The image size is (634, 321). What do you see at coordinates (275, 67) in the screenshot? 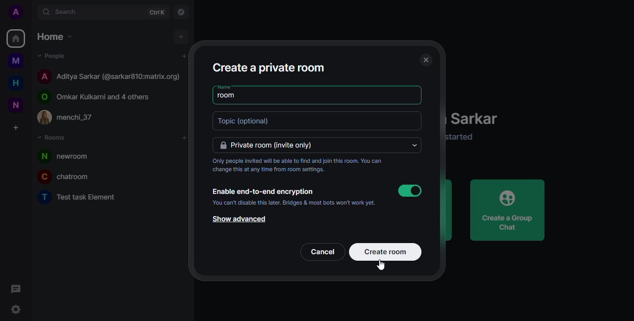
I see `create private room` at bounding box center [275, 67].